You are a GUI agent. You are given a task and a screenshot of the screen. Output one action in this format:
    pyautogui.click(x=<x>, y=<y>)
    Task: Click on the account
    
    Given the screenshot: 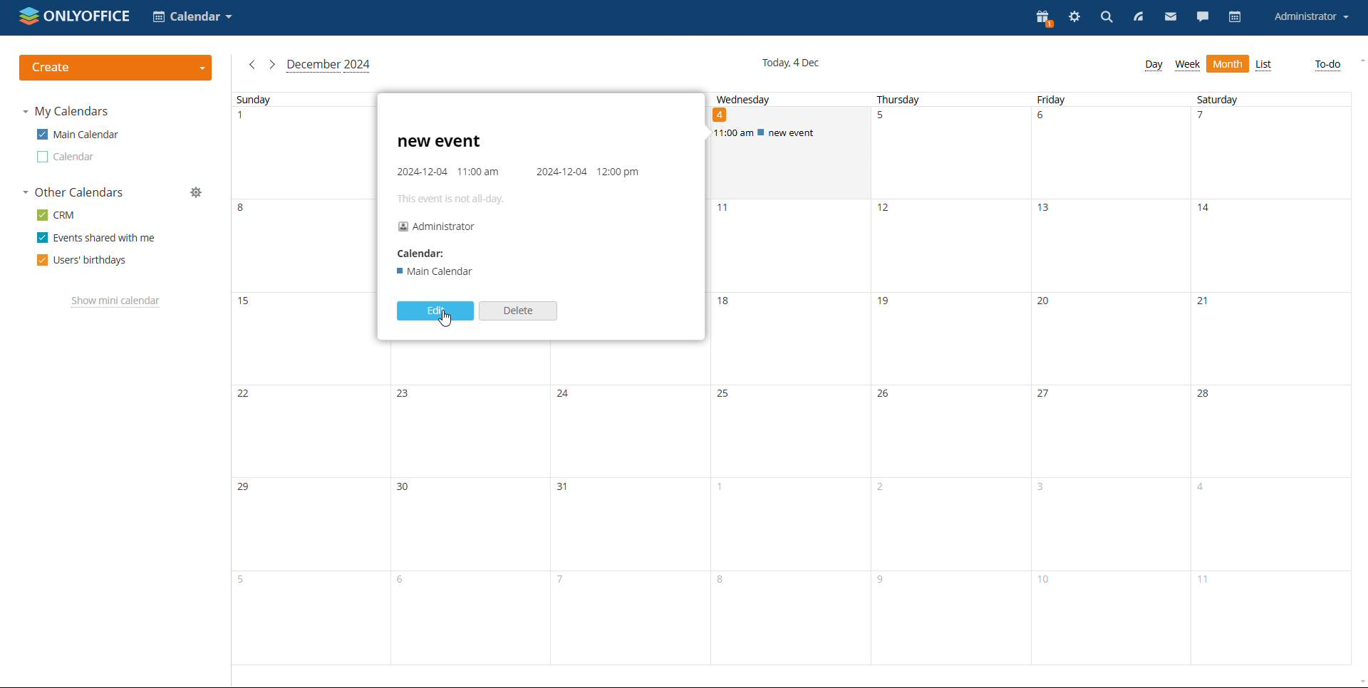 What is the action you would take?
    pyautogui.click(x=1310, y=16)
    